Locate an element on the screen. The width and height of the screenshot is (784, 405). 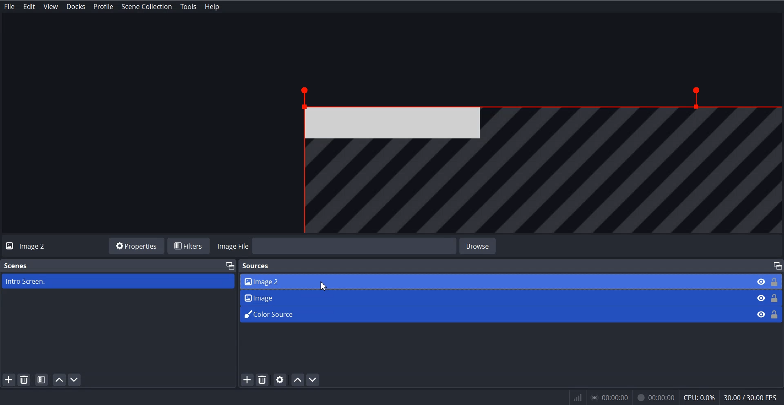
Sources is located at coordinates (257, 265).